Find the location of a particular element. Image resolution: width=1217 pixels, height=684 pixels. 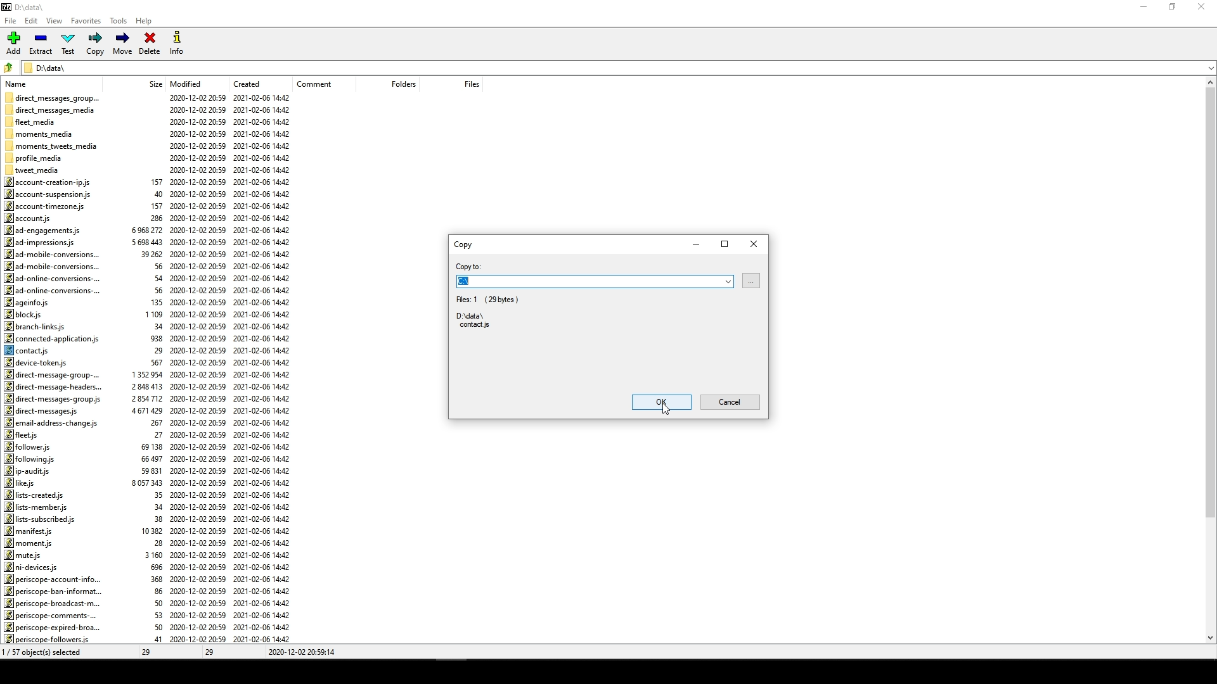

direct-message-group is located at coordinates (56, 375).